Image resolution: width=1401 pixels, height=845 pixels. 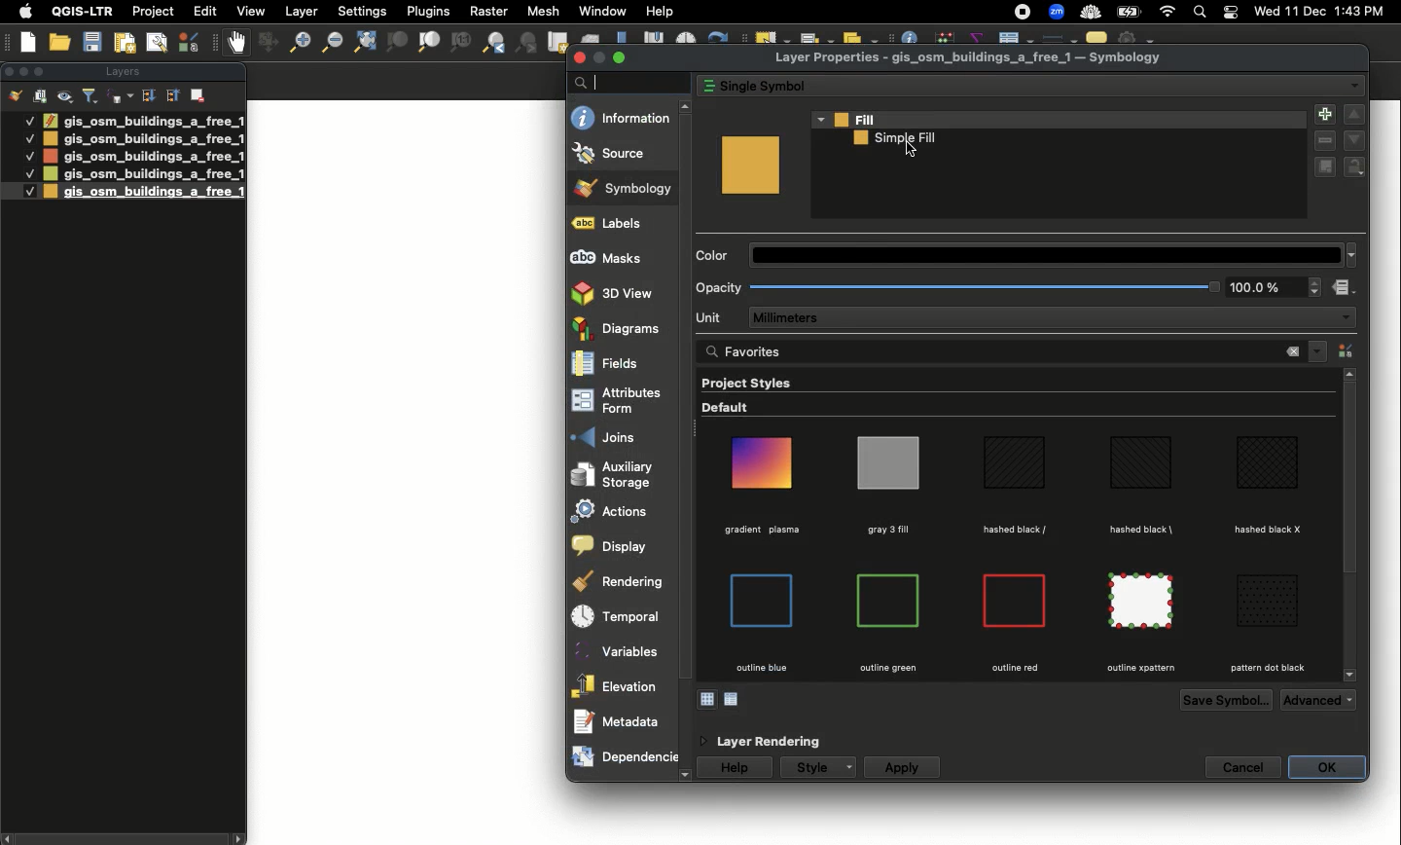 I want to click on up, so click(x=1349, y=374).